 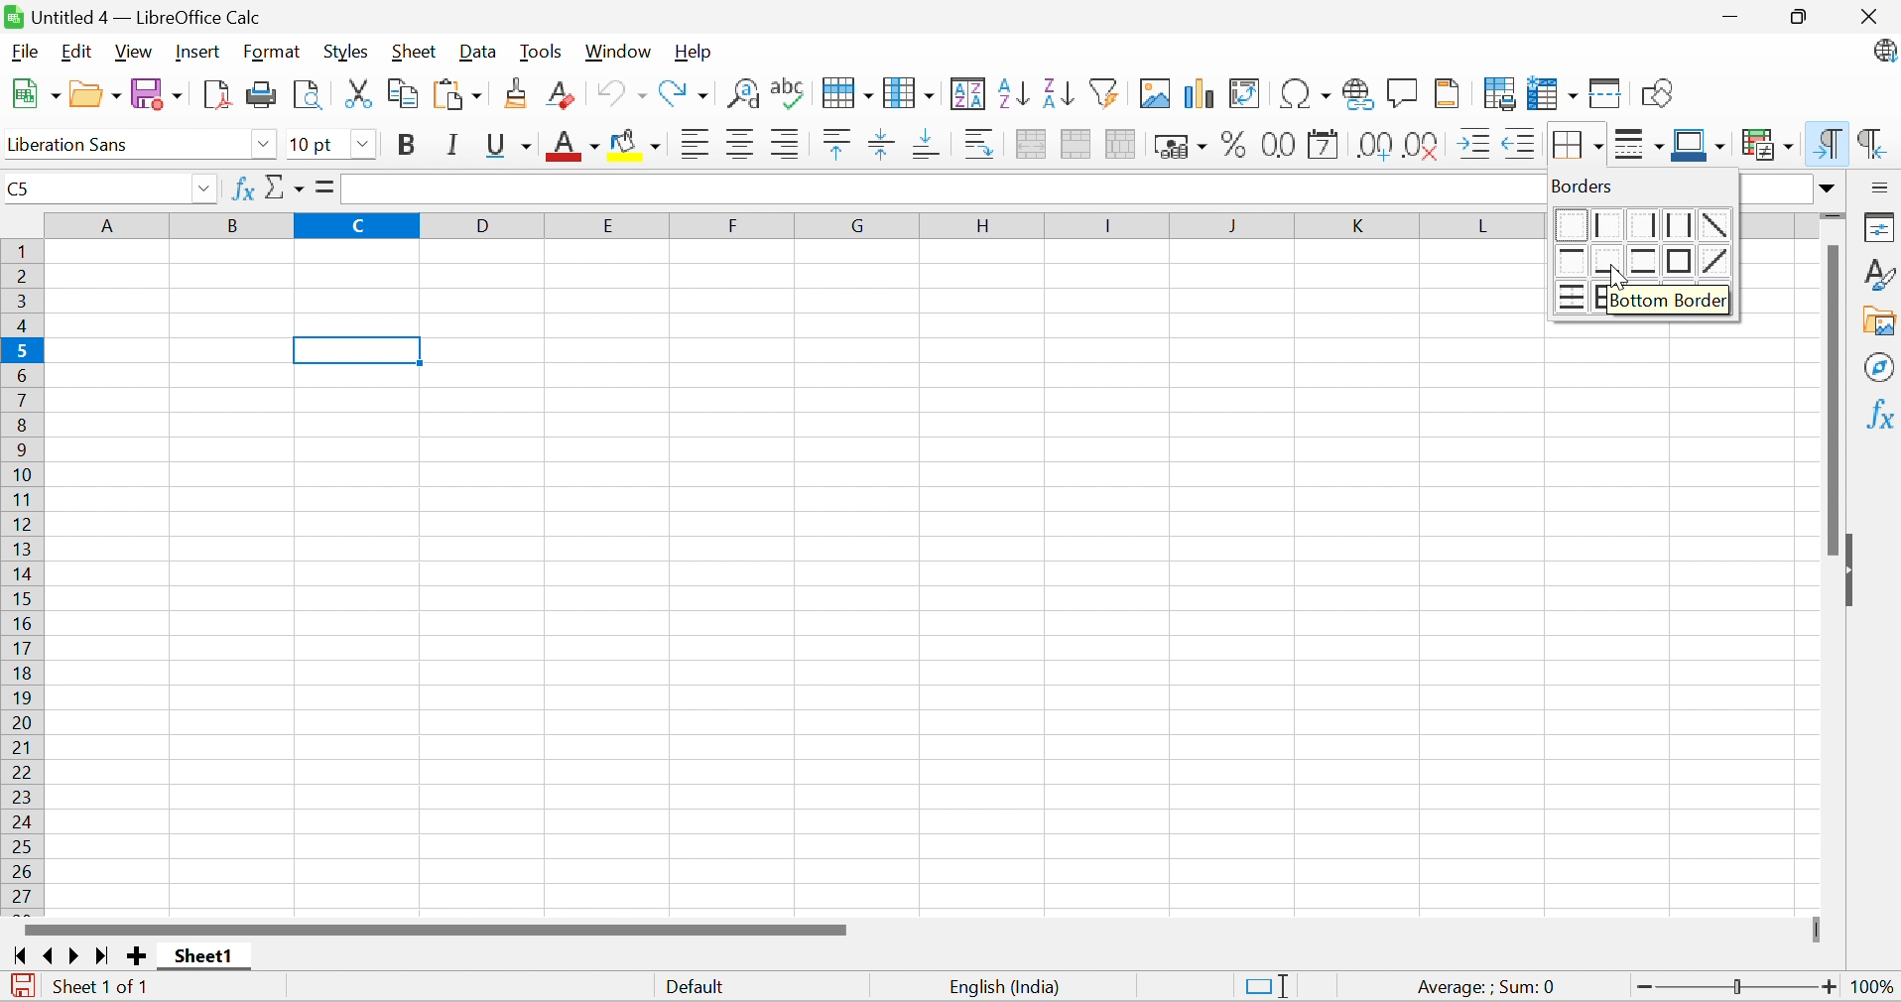 What do you see at coordinates (697, 147) in the screenshot?
I see `Align left` at bounding box center [697, 147].